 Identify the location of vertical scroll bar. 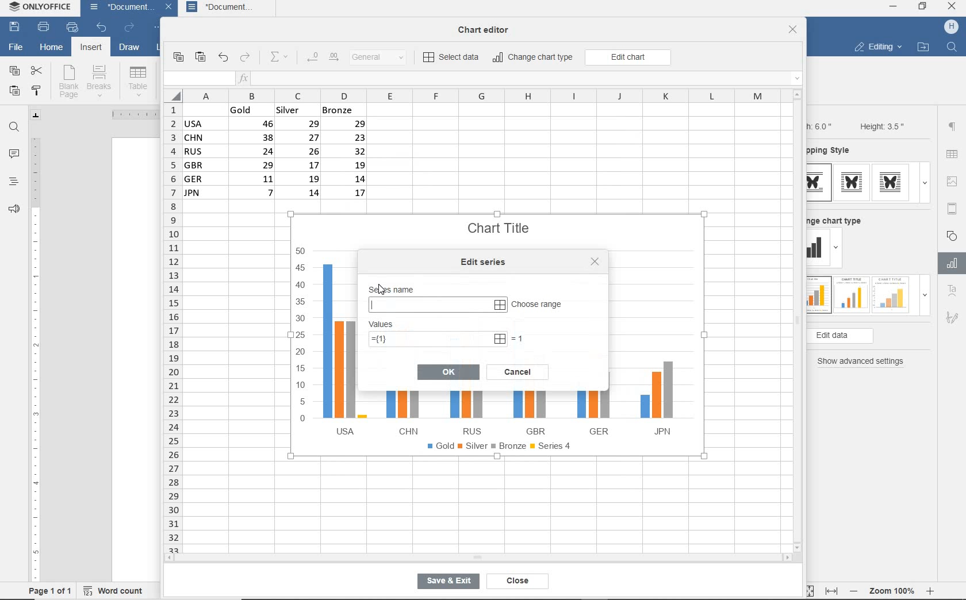
(801, 320).